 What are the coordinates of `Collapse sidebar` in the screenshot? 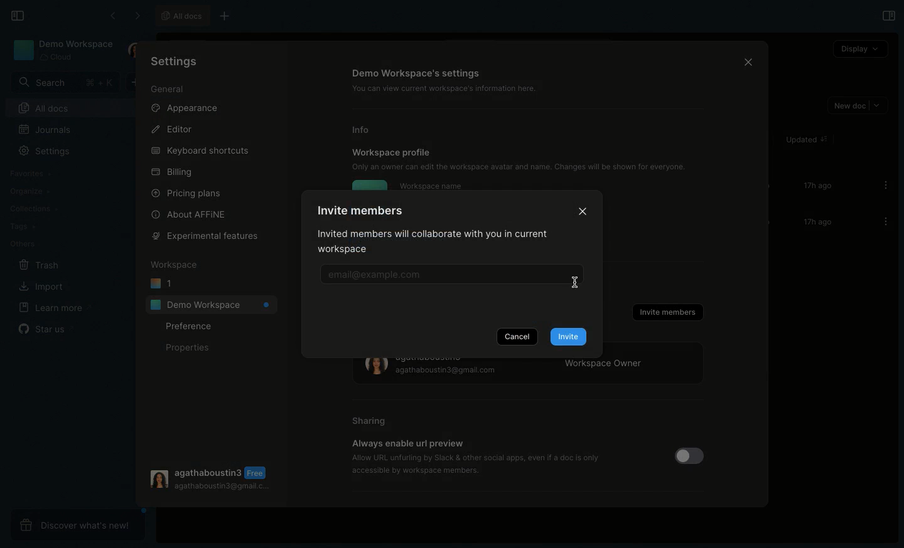 It's located at (17, 15).